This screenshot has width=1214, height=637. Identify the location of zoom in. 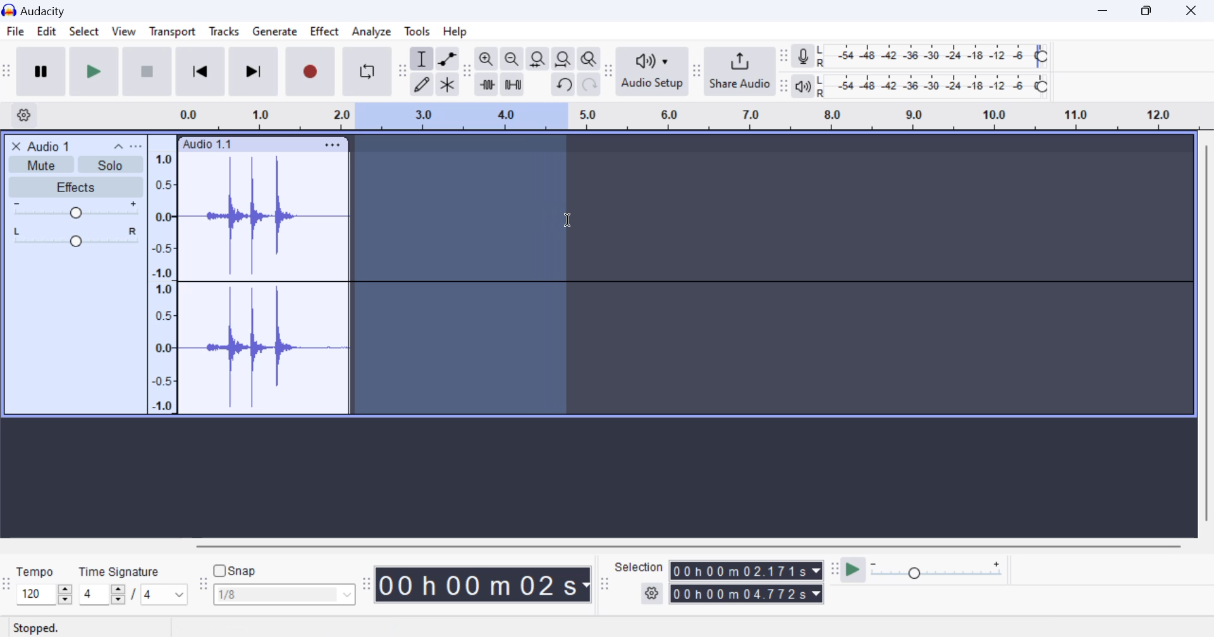
(486, 59).